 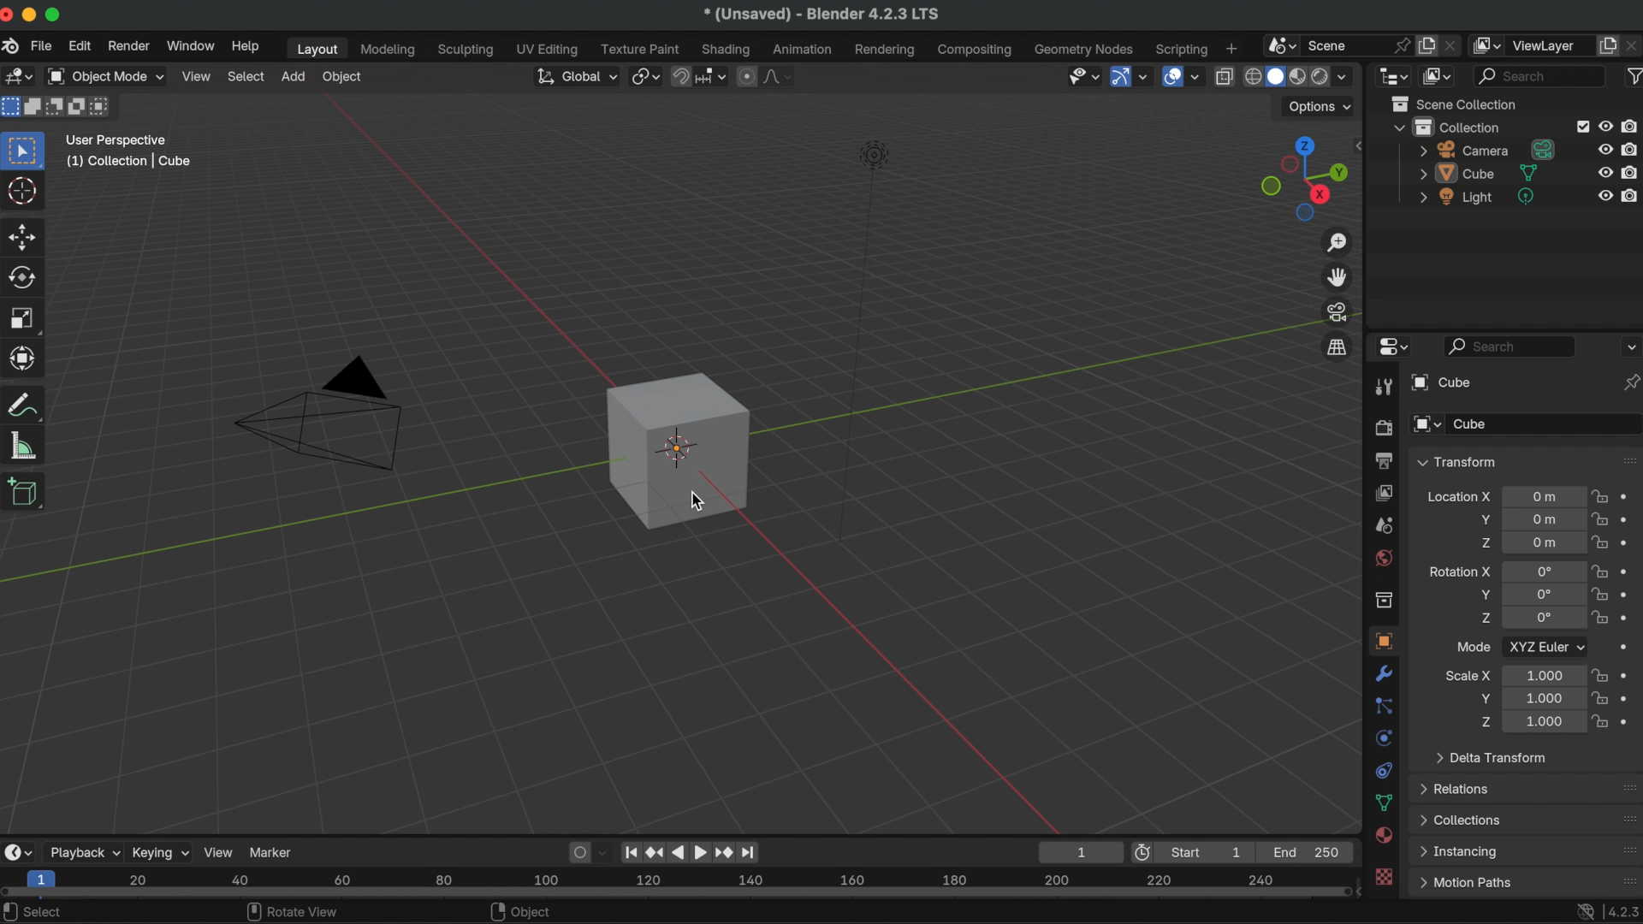 I want to click on close, so click(x=10, y=15).